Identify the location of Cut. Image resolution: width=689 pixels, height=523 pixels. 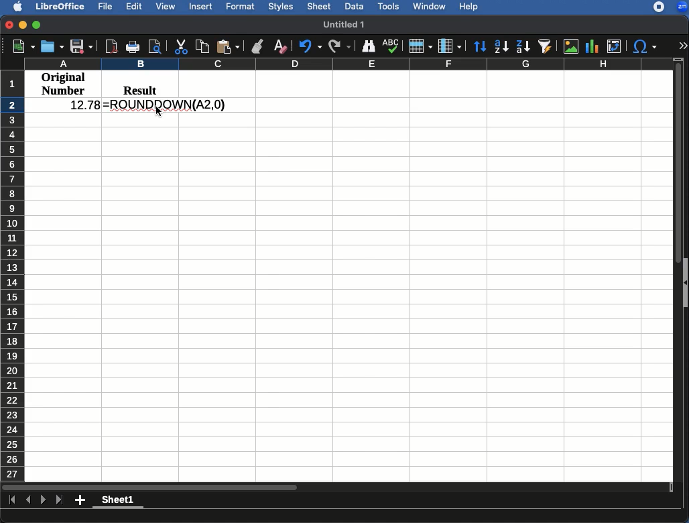
(179, 46).